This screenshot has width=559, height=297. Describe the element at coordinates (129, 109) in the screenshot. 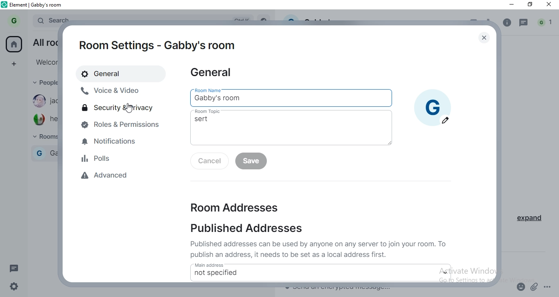

I see `cursor` at that location.